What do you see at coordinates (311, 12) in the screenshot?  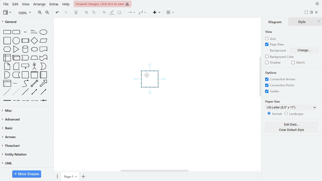 I see `format` at bounding box center [311, 12].